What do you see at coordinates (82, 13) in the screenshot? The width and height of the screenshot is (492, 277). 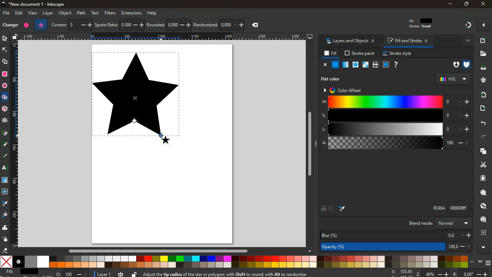 I see `path` at bounding box center [82, 13].